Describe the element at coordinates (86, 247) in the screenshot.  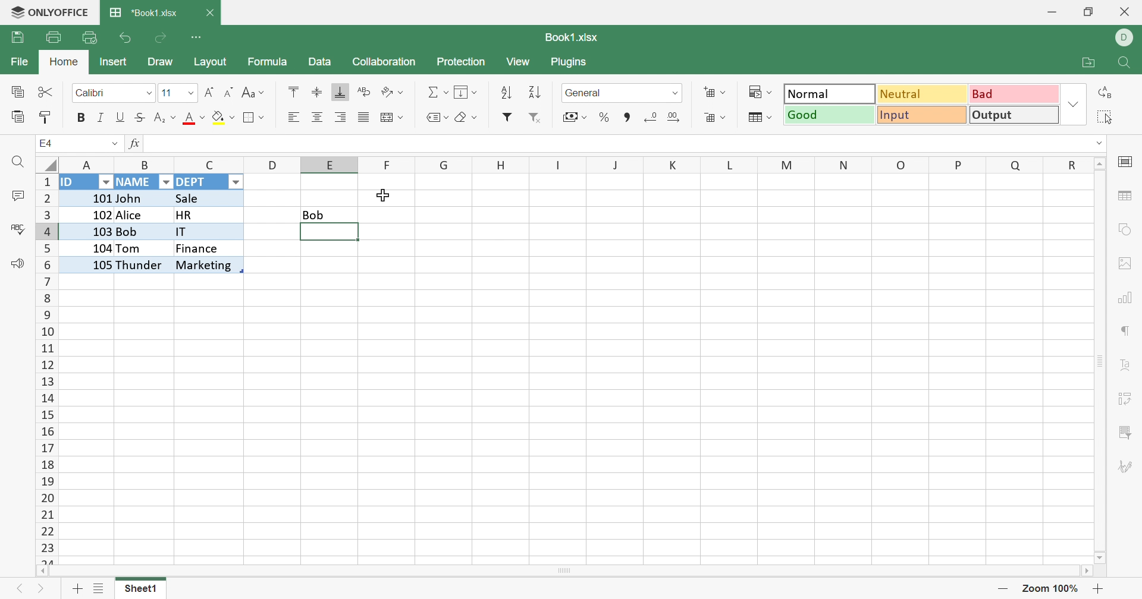
I see `104` at that location.